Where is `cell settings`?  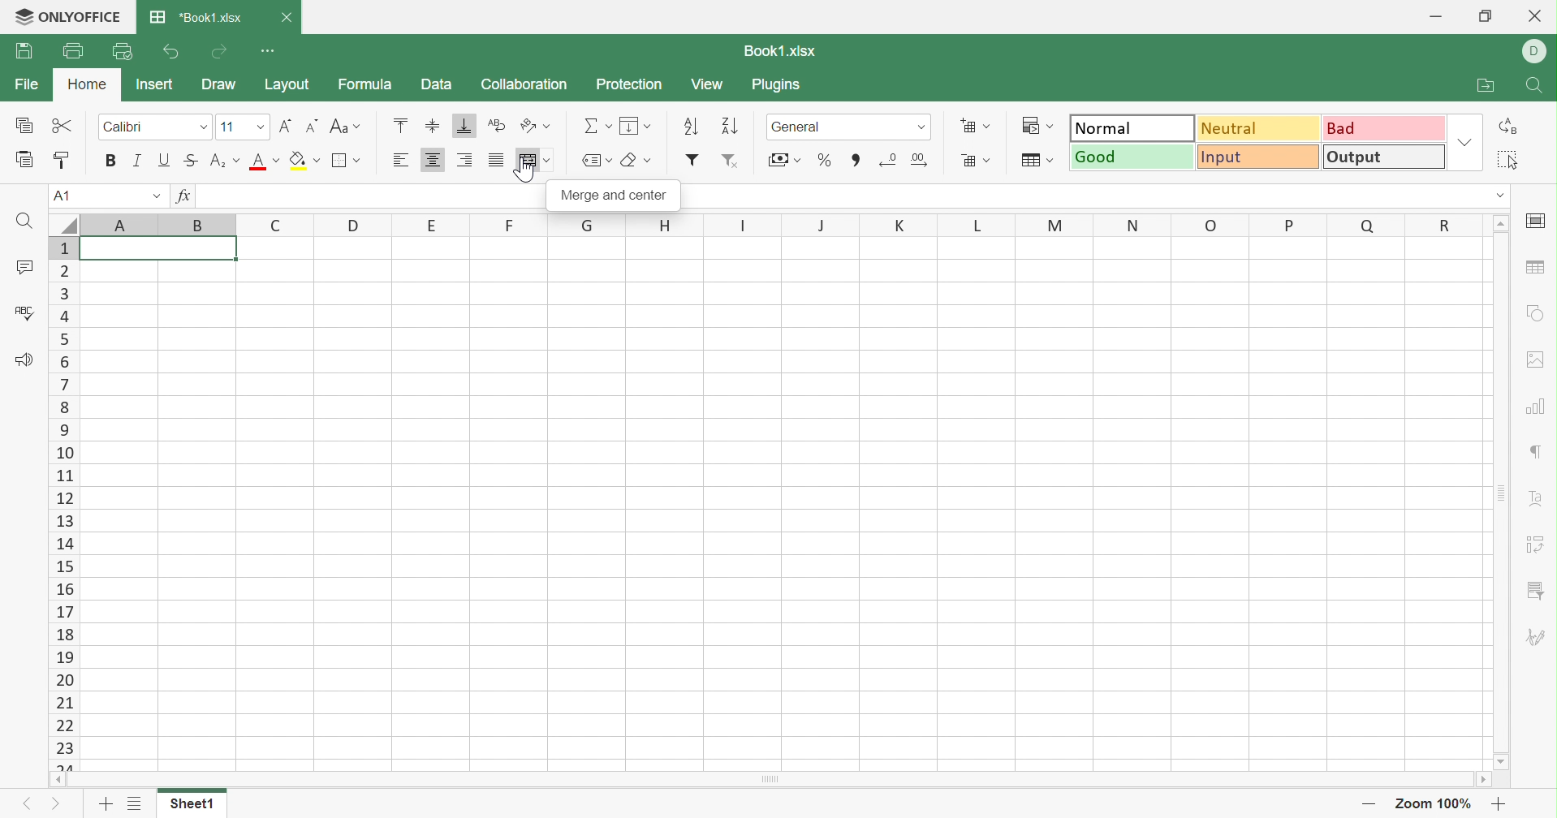
cell settings is located at coordinates (1539, 220).